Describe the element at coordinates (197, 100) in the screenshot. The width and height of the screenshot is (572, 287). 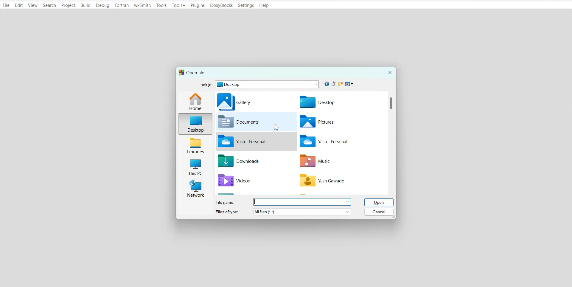
I see `Home` at that location.